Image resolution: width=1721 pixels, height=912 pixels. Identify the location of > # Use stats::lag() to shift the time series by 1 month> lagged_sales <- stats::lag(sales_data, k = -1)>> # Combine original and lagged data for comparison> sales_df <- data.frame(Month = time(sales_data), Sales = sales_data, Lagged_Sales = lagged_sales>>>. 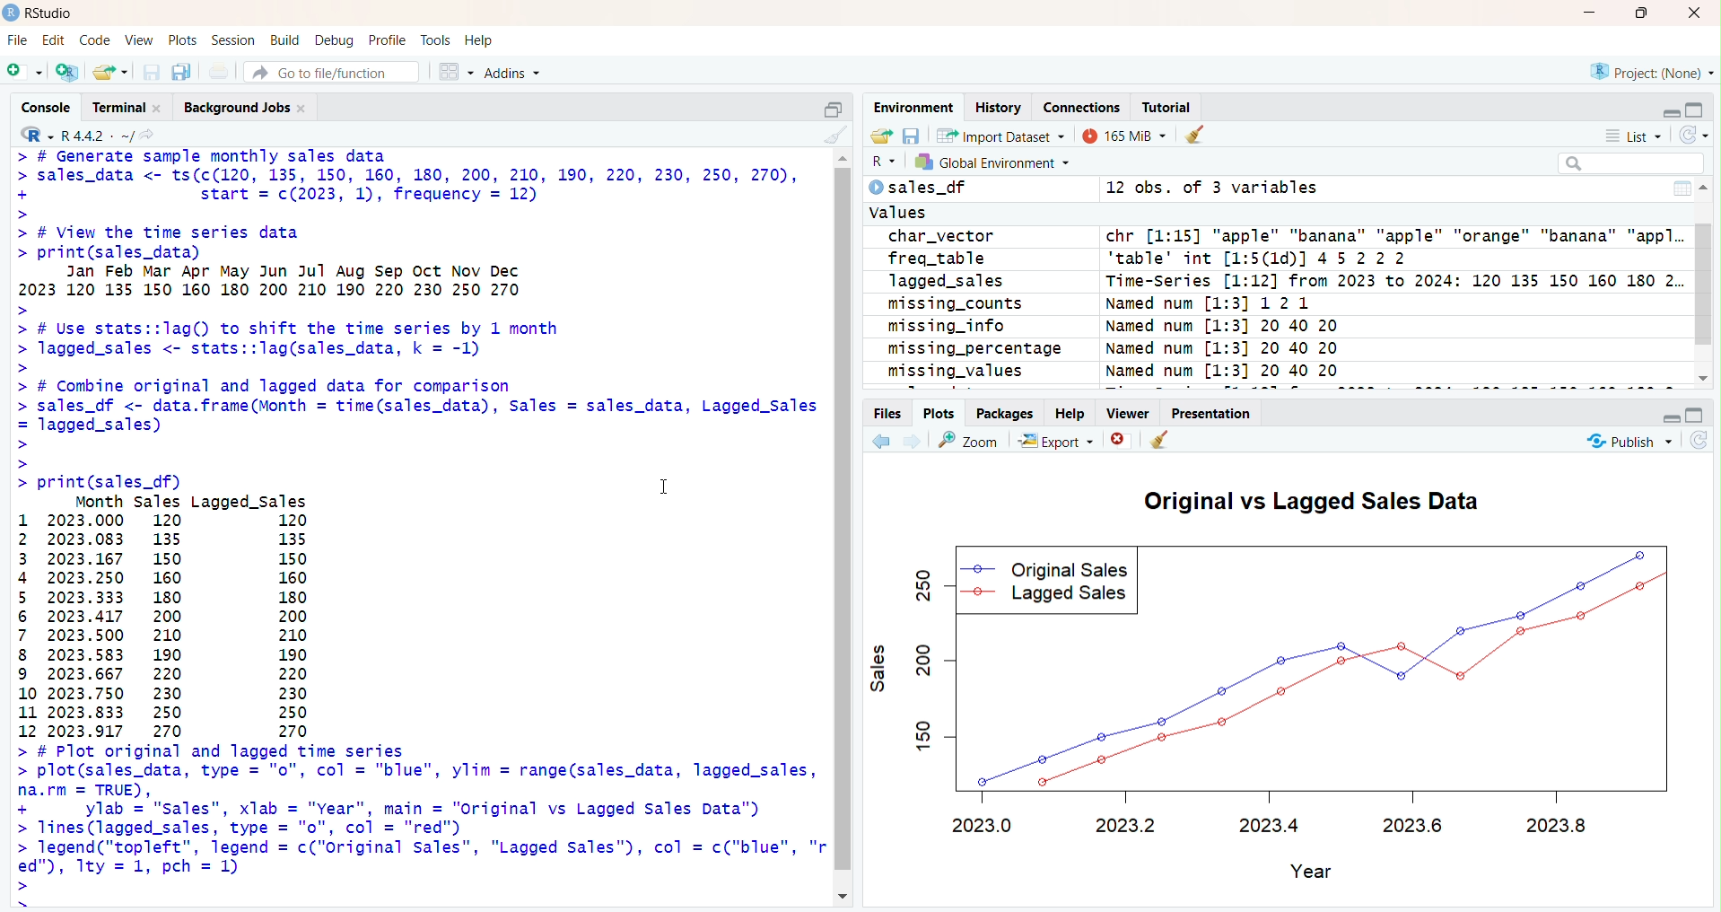
(418, 386).